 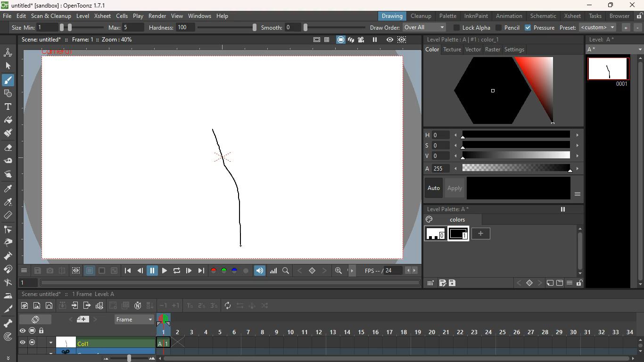 I want to click on graph, so click(x=100, y=305).